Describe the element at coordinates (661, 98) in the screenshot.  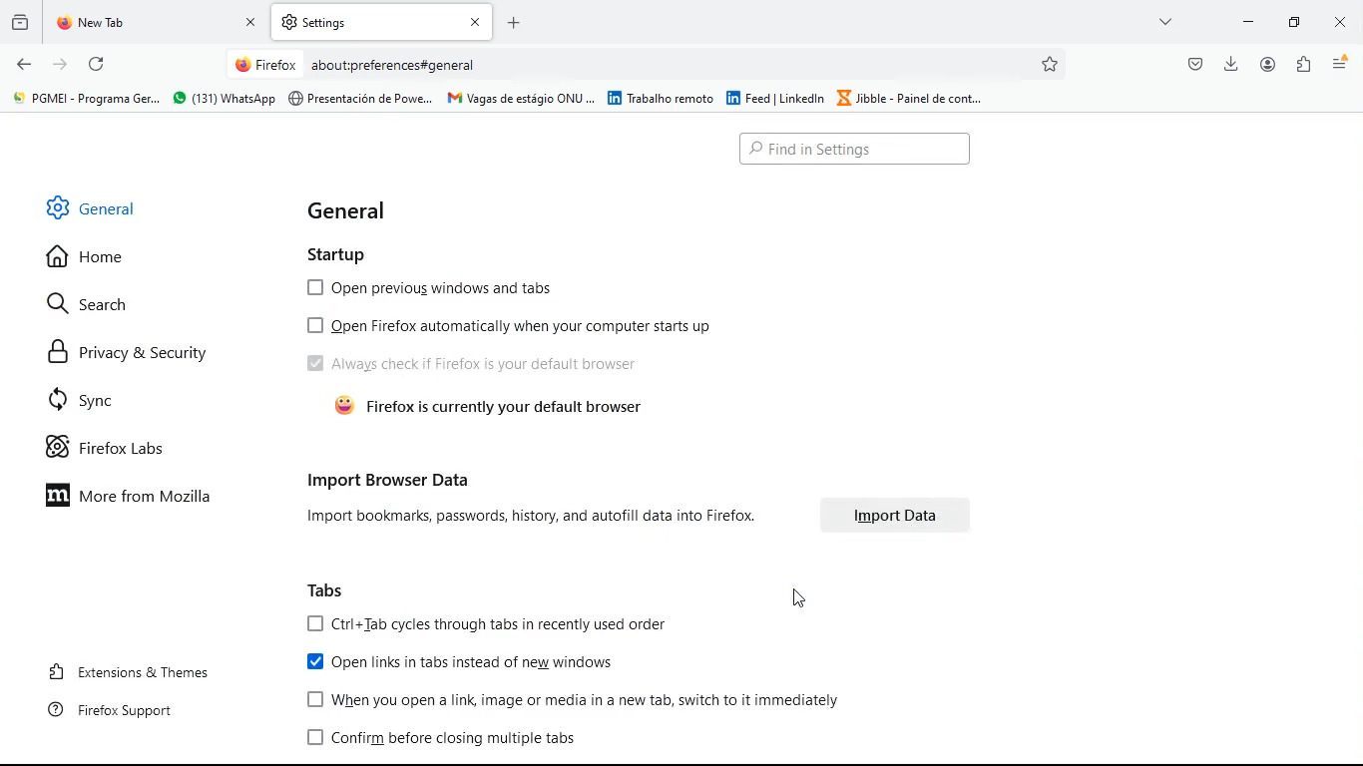
I see `| Trabalho remoto` at that location.